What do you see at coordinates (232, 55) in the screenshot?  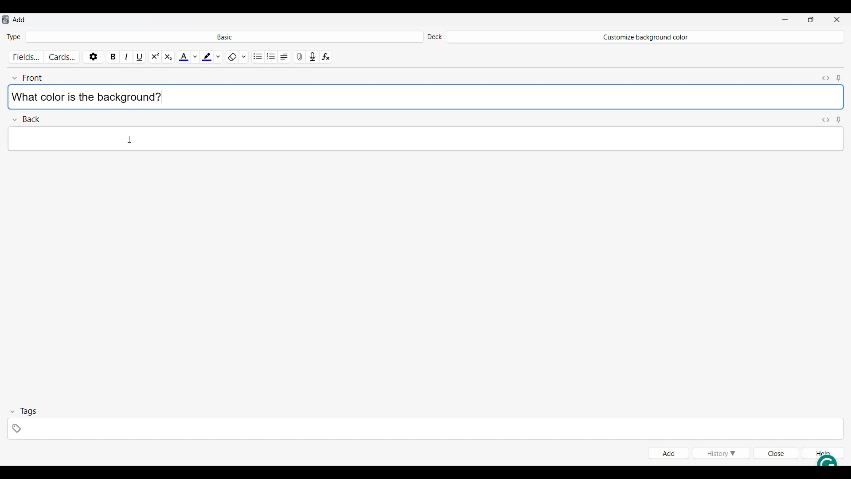 I see `Remove formatting` at bounding box center [232, 55].